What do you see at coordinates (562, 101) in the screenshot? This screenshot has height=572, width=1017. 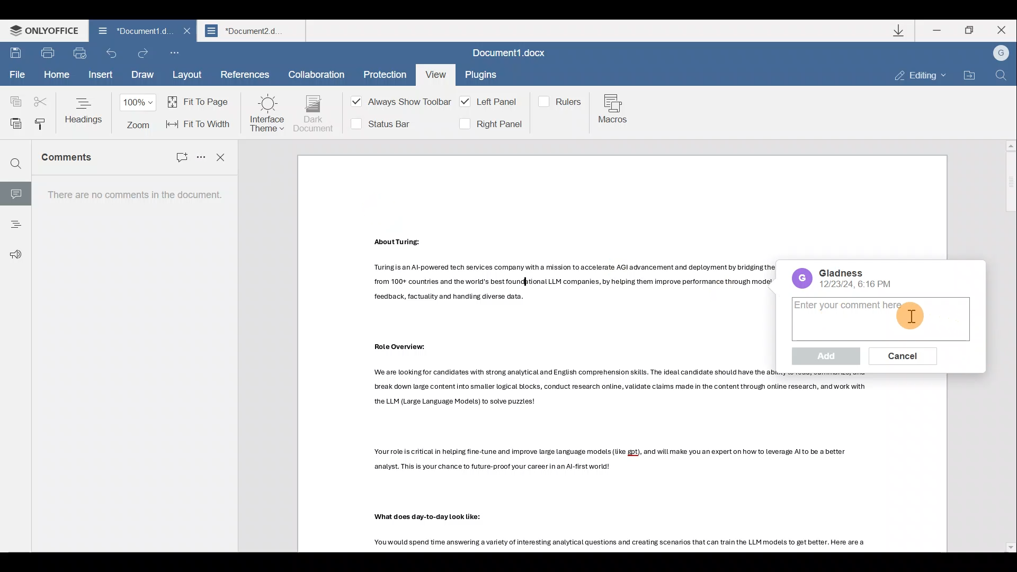 I see `Rulers` at bounding box center [562, 101].